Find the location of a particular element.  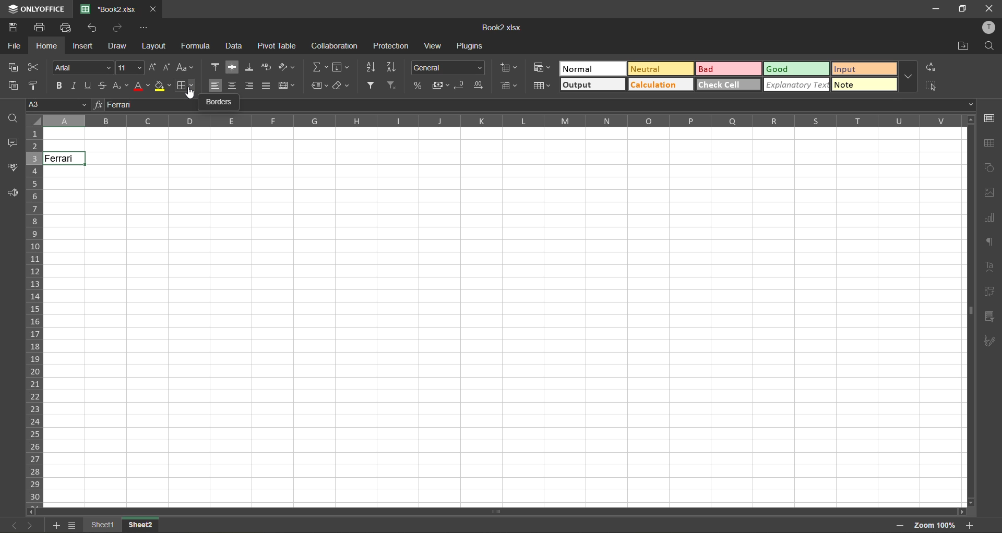

Input area is located at coordinates (507, 336).